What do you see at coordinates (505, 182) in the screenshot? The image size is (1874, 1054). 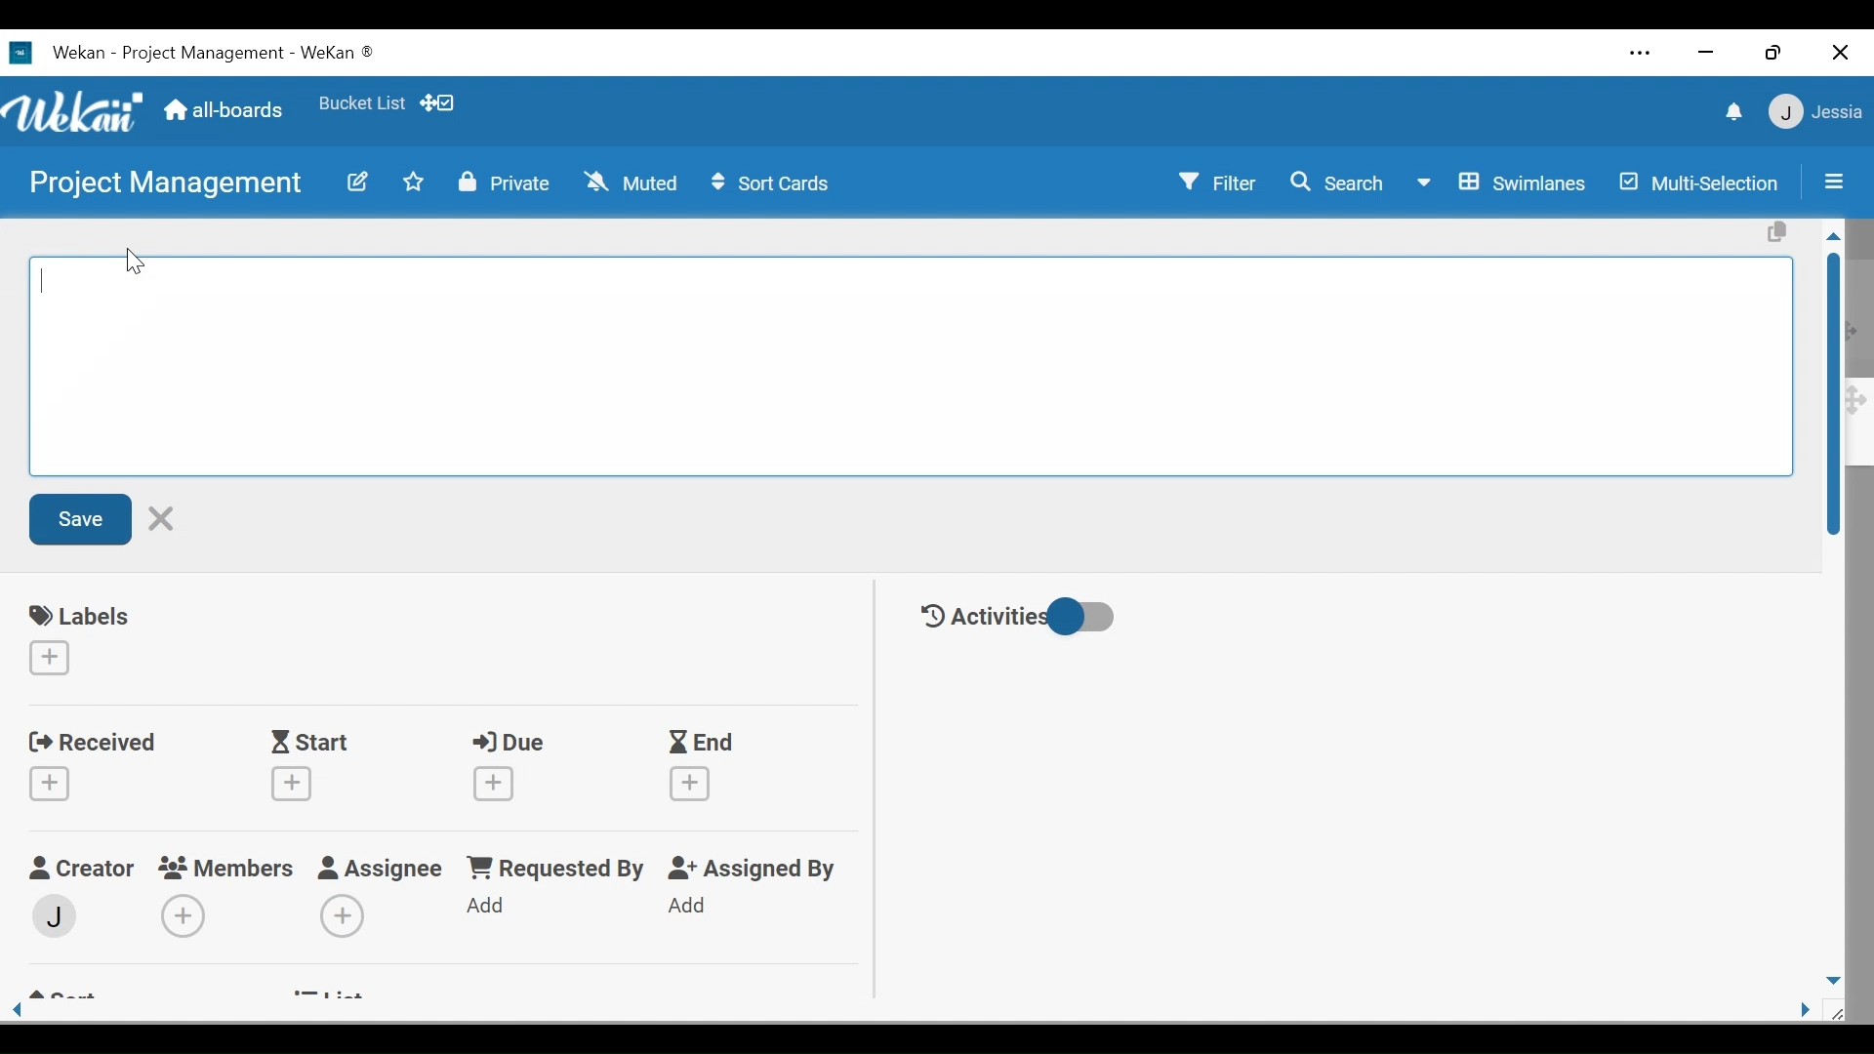 I see `Private` at bounding box center [505, 182].